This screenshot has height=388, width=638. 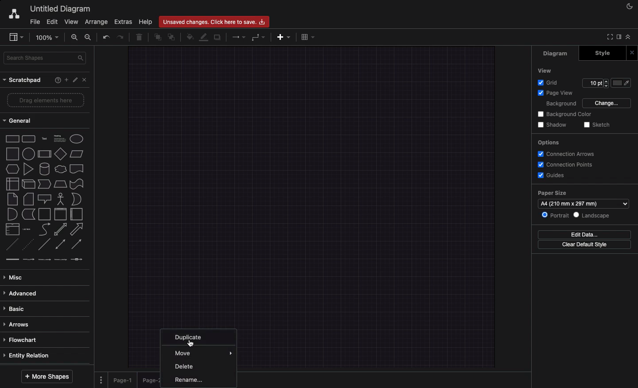 What do you see at coordinates (47, 59) in the screenshot?
I see `Search shapes` at bounding box center [47, 59].